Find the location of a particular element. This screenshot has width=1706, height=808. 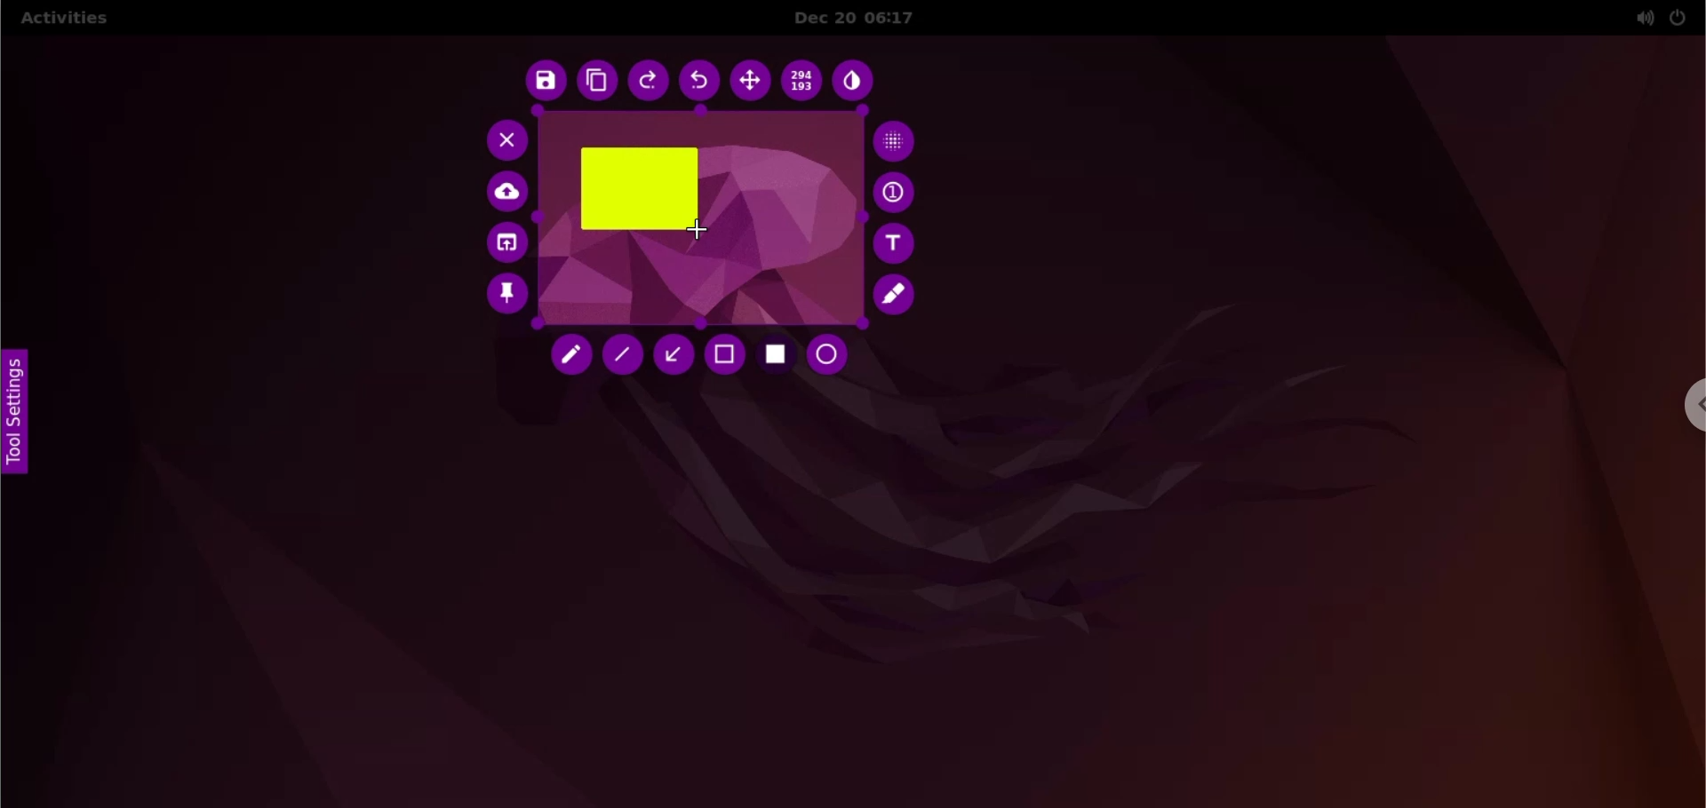

circle tool is located at coordinates (833, 355).